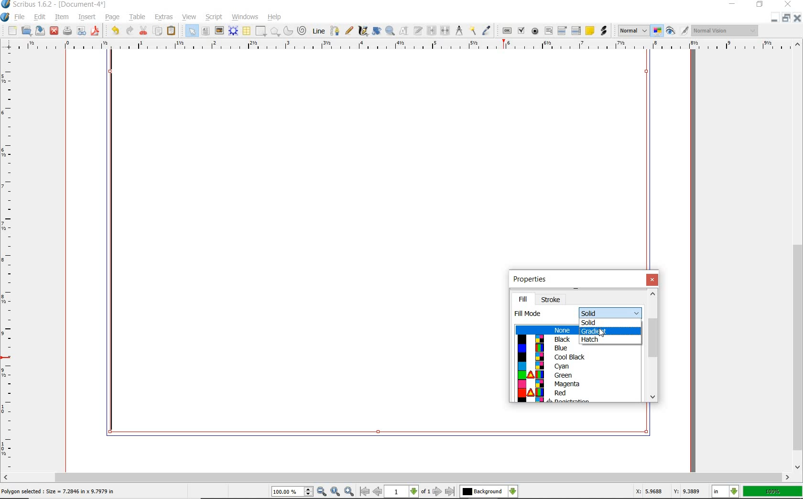 The image size is (803, 499). I want to click on hatch, so click(611, 340).